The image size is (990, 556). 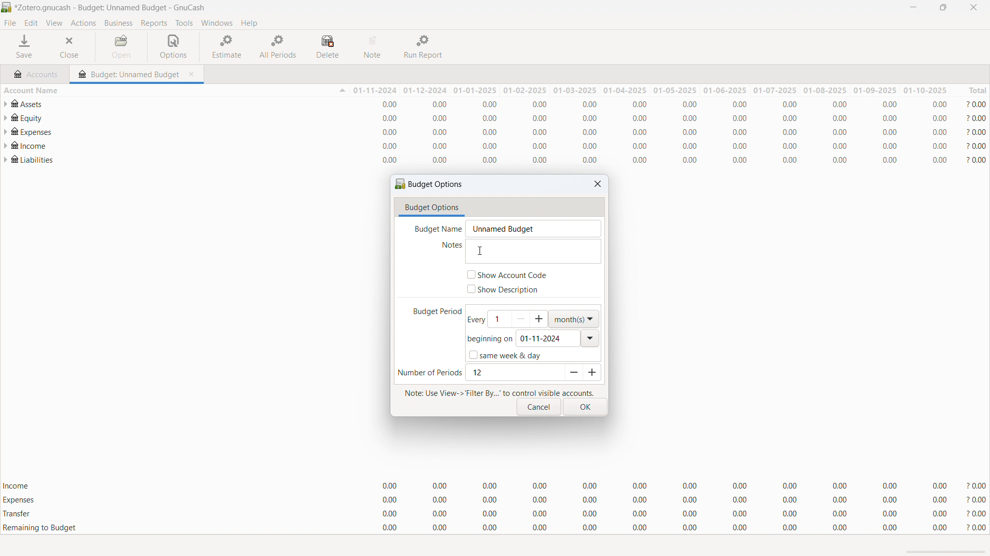 What do you see at coordinates (194, 73) in the screenshot?
I see `close tab` at bounding box center [194, 73].